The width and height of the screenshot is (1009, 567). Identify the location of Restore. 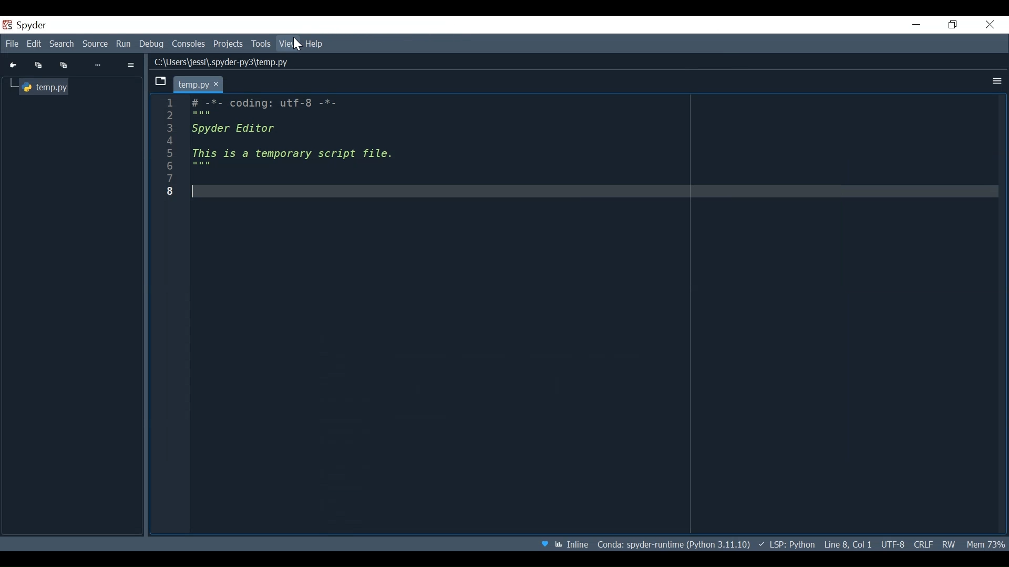
(952, 26).